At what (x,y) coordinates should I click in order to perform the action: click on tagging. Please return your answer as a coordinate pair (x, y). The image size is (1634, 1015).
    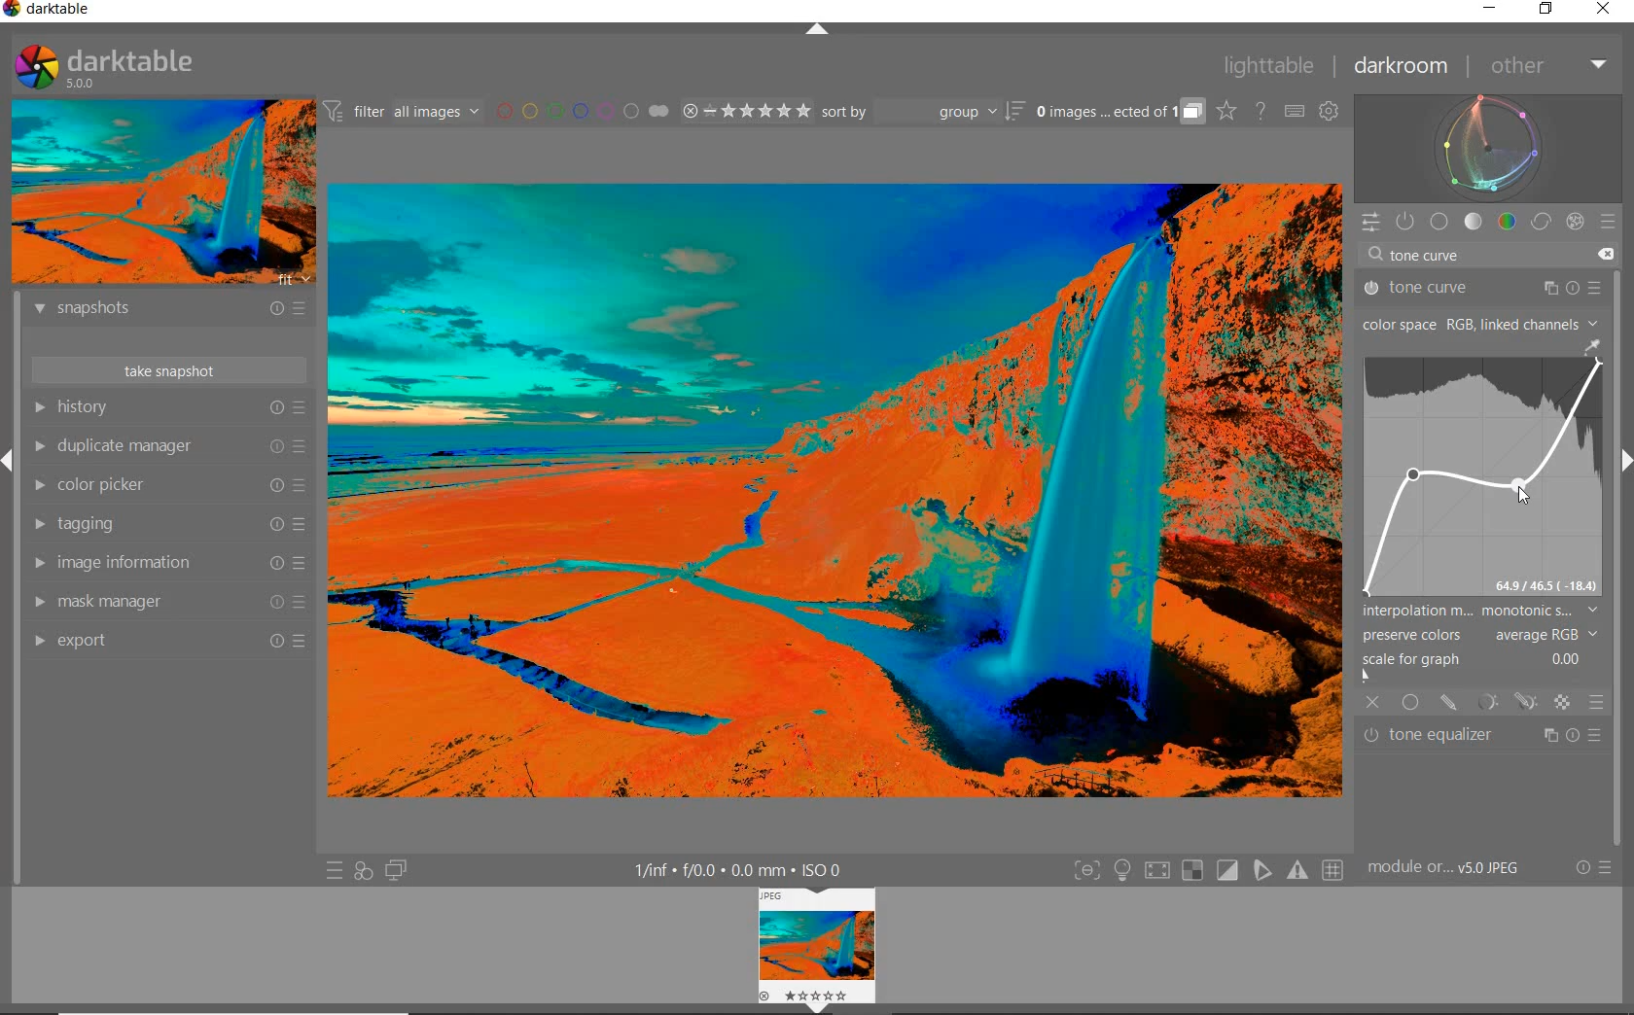
    Looking at the image, I should click on (168, 524).